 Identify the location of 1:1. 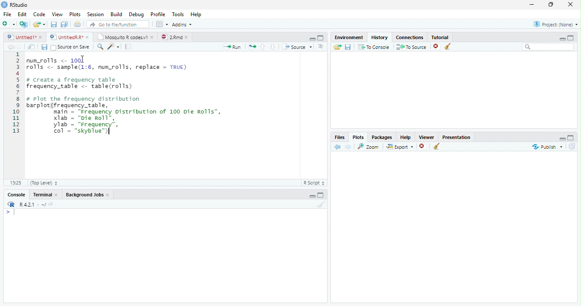
(15, 183).